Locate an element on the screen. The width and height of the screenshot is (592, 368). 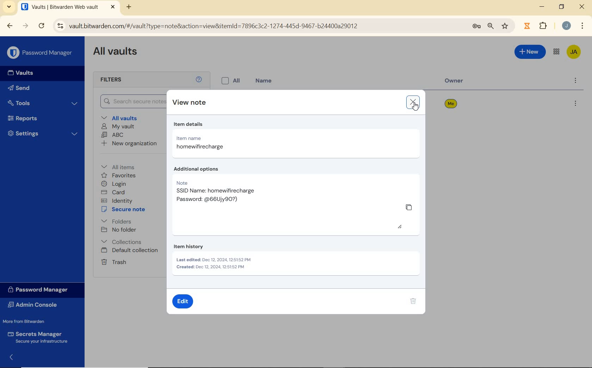
Notes is located at coordinates (250, 195).